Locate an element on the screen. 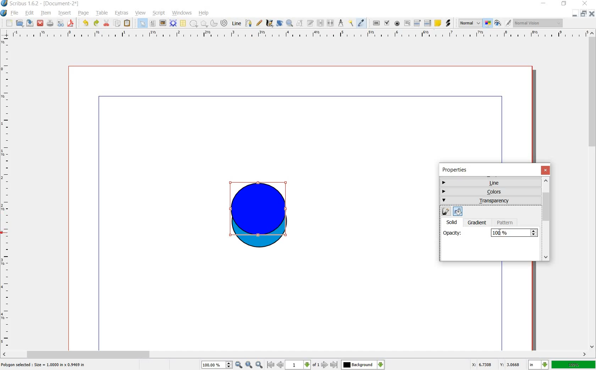  logo is located at coordinates (4, 3).